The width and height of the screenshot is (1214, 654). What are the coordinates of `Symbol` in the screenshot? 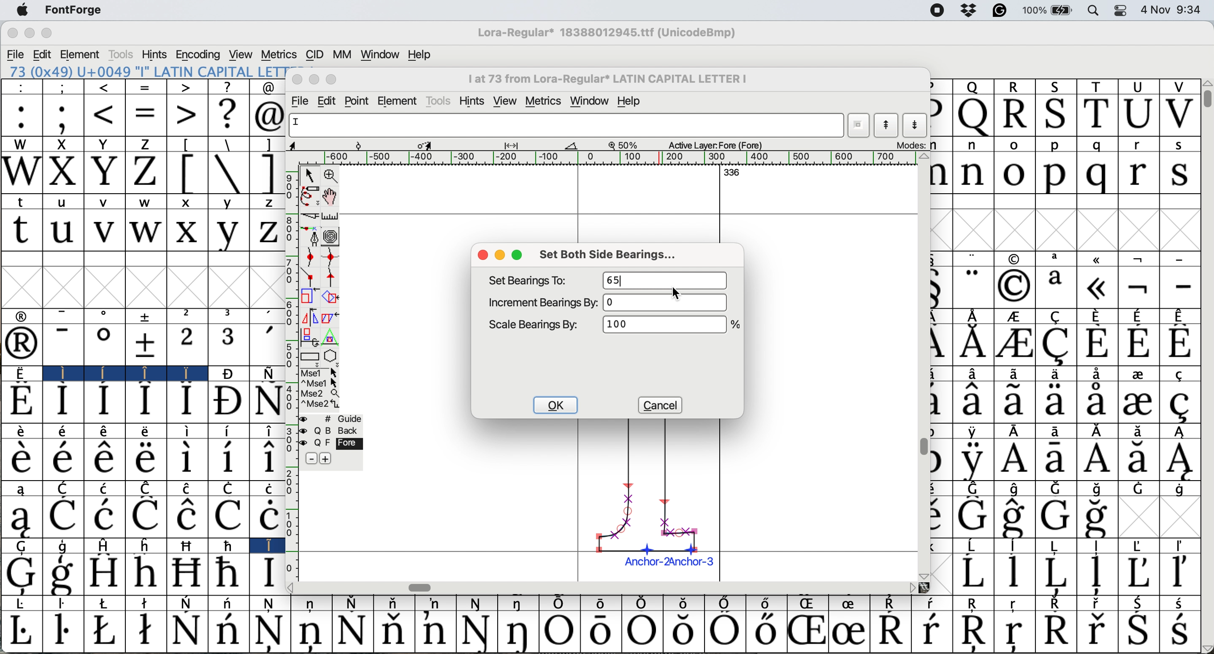 It's located at (64, 432).